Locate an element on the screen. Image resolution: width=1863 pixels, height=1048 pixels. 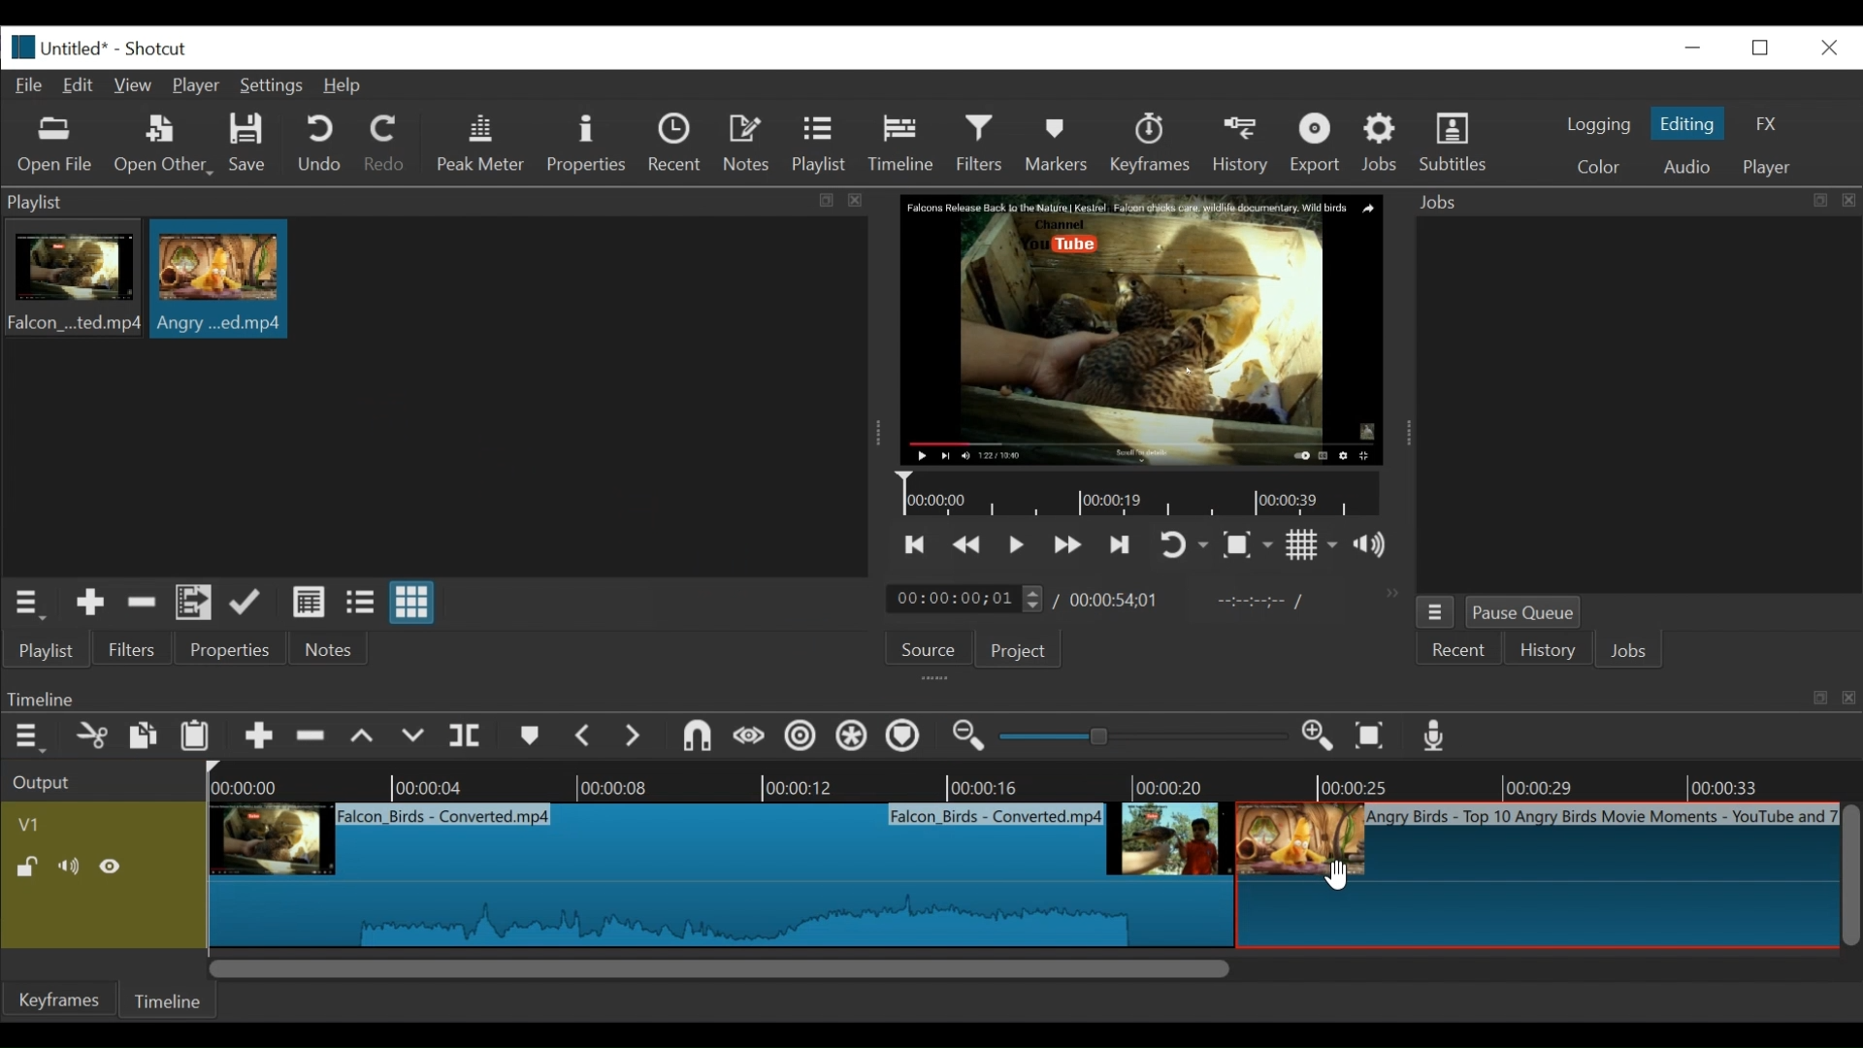
Add the source to the playlist is located at coordinates (88, 606).